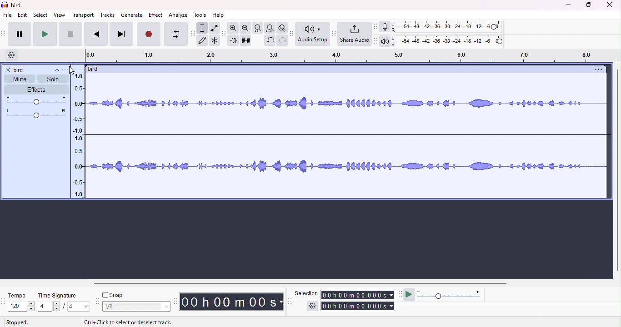 Image resolution: width=621 pixels, height=327 pixels. Describe the element at coordinates (95, 35) in the screenshot. I see `previous` at that location.